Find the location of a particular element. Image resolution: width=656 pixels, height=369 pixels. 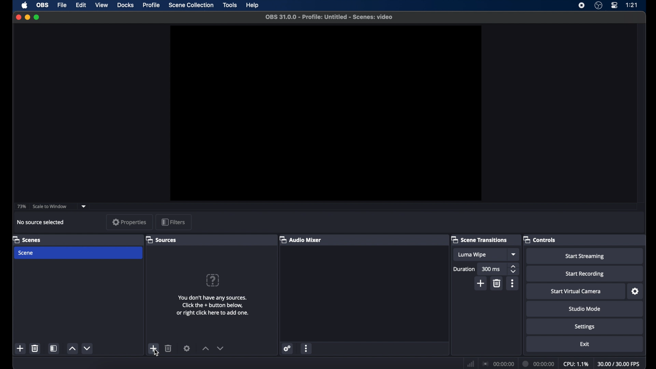

settings is located at coordinates (635, 291).